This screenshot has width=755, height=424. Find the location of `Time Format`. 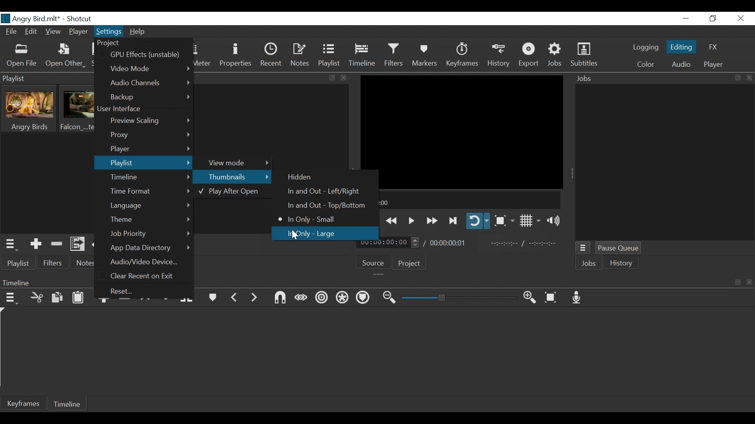

Time Format is located at coordinates (150, 191).